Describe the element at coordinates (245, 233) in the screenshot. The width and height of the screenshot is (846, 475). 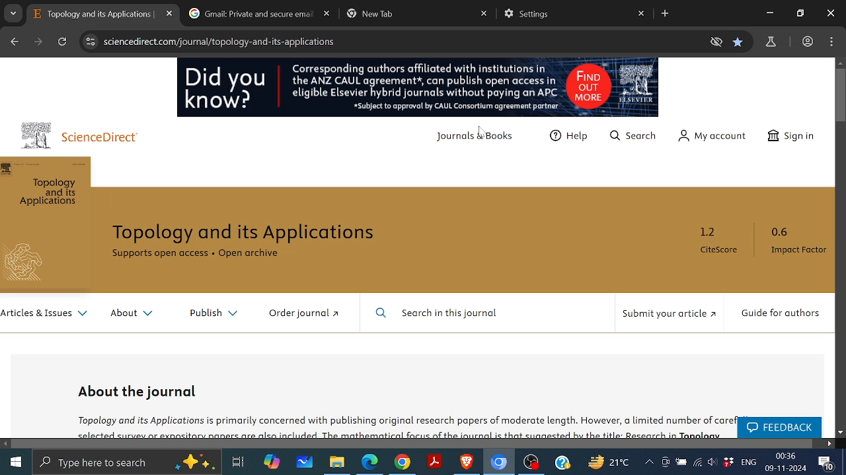
I see `Topology and its Applications` at that location.